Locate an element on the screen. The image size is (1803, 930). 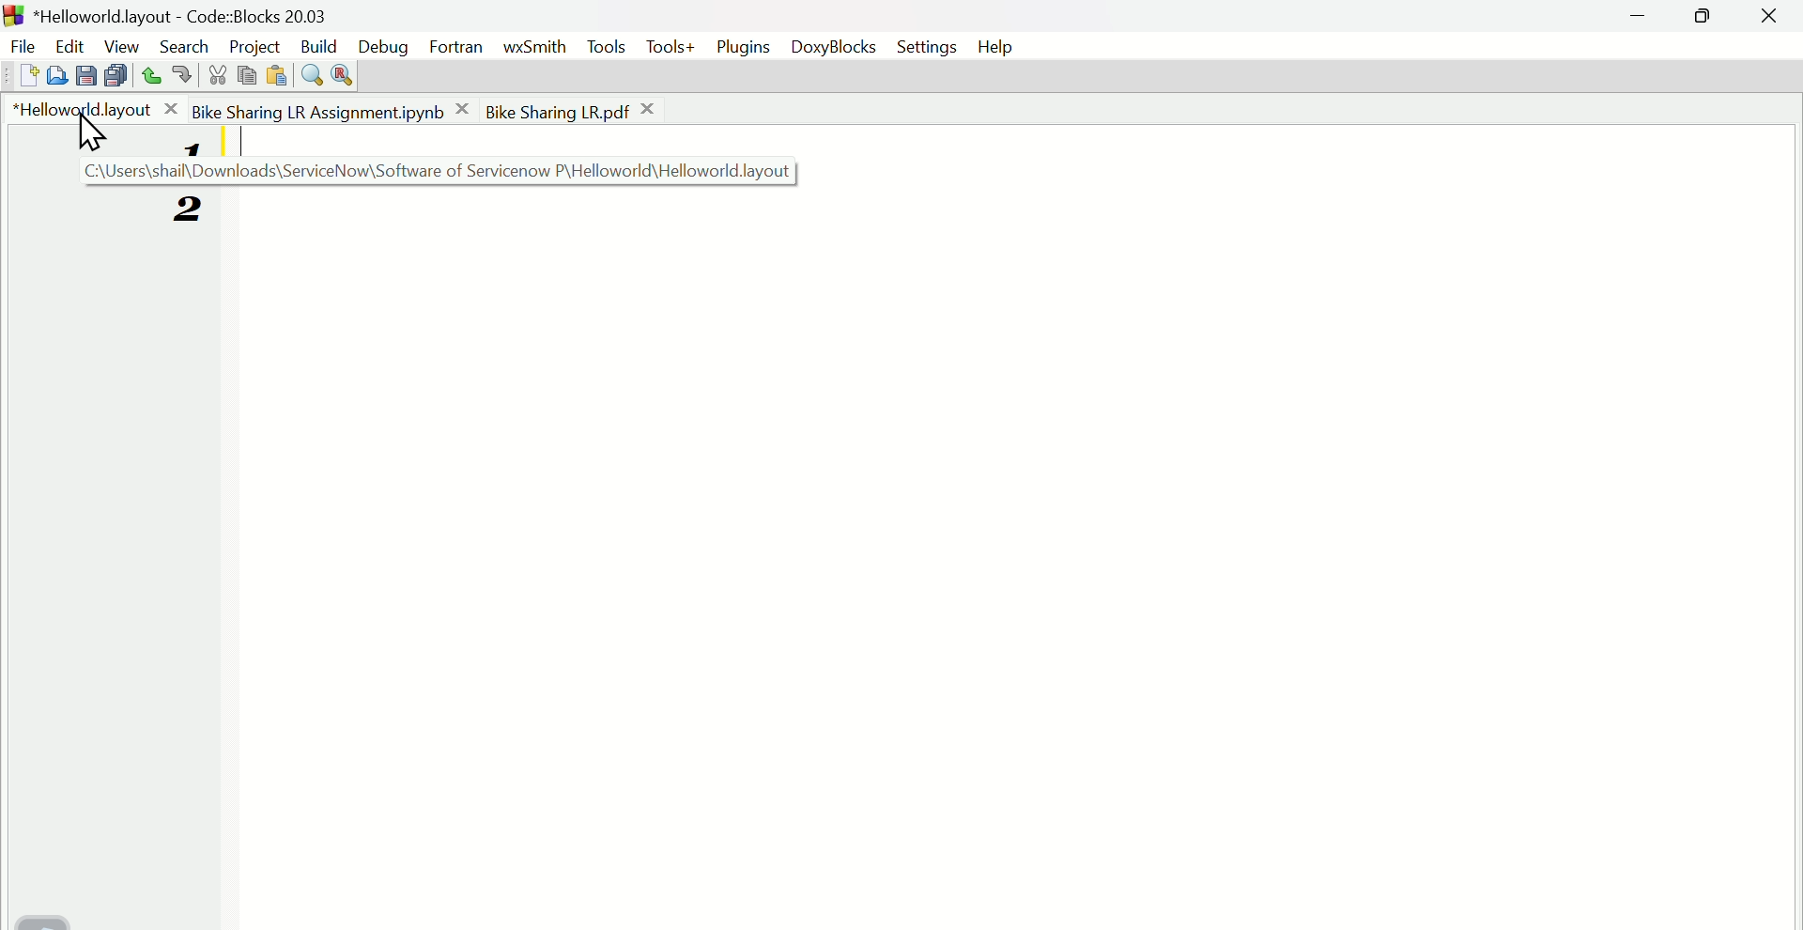
Bike share Lr.Pdf is located at coordinates (573, 110).